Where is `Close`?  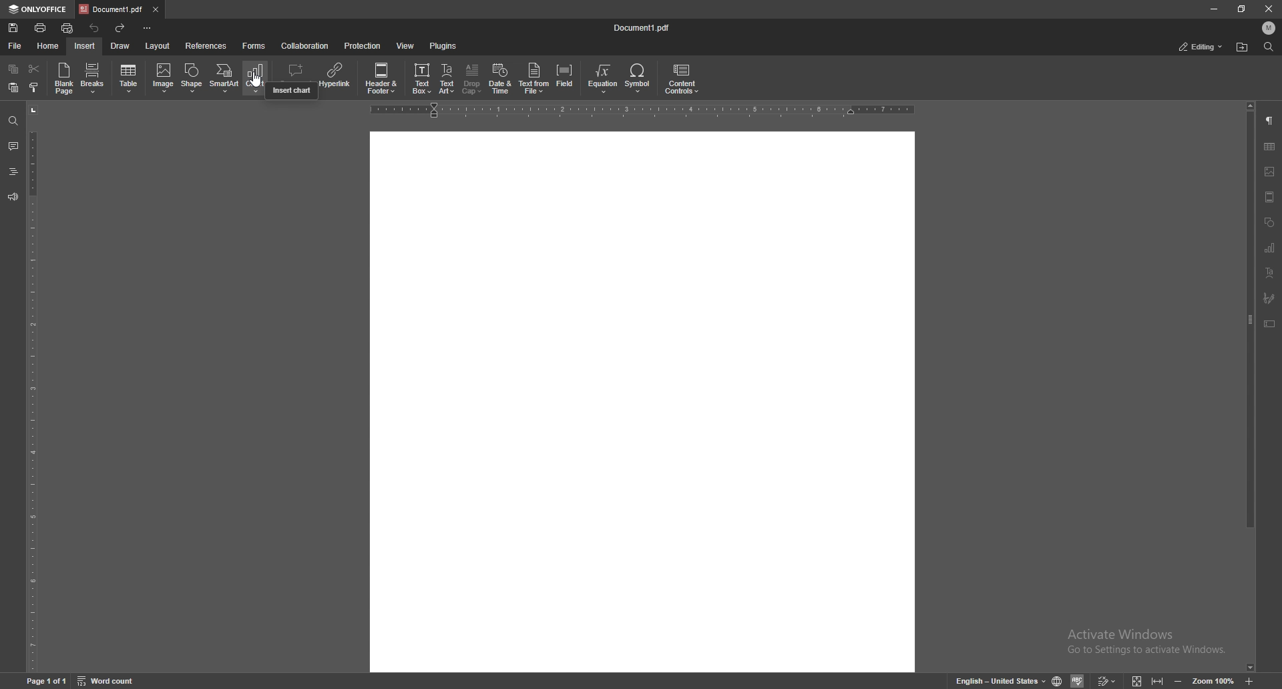 Close is located at coordinates (1265, 9).